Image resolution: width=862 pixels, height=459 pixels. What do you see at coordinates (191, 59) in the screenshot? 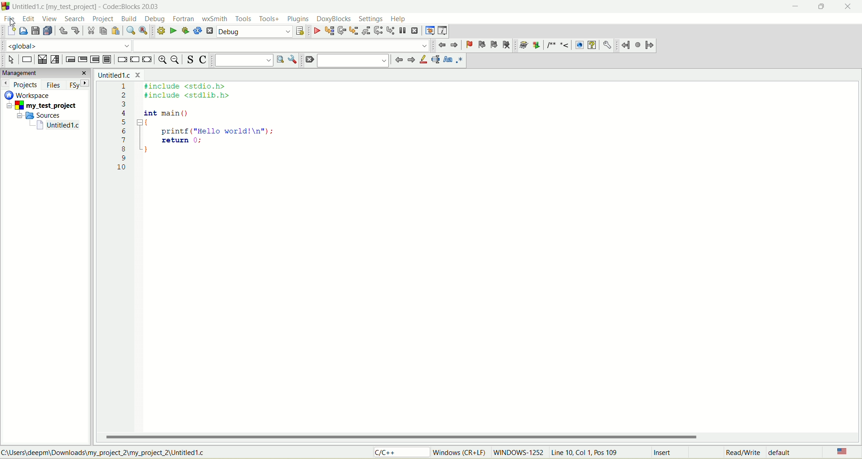
I see `toggle source` at bounding box center [191, 59].